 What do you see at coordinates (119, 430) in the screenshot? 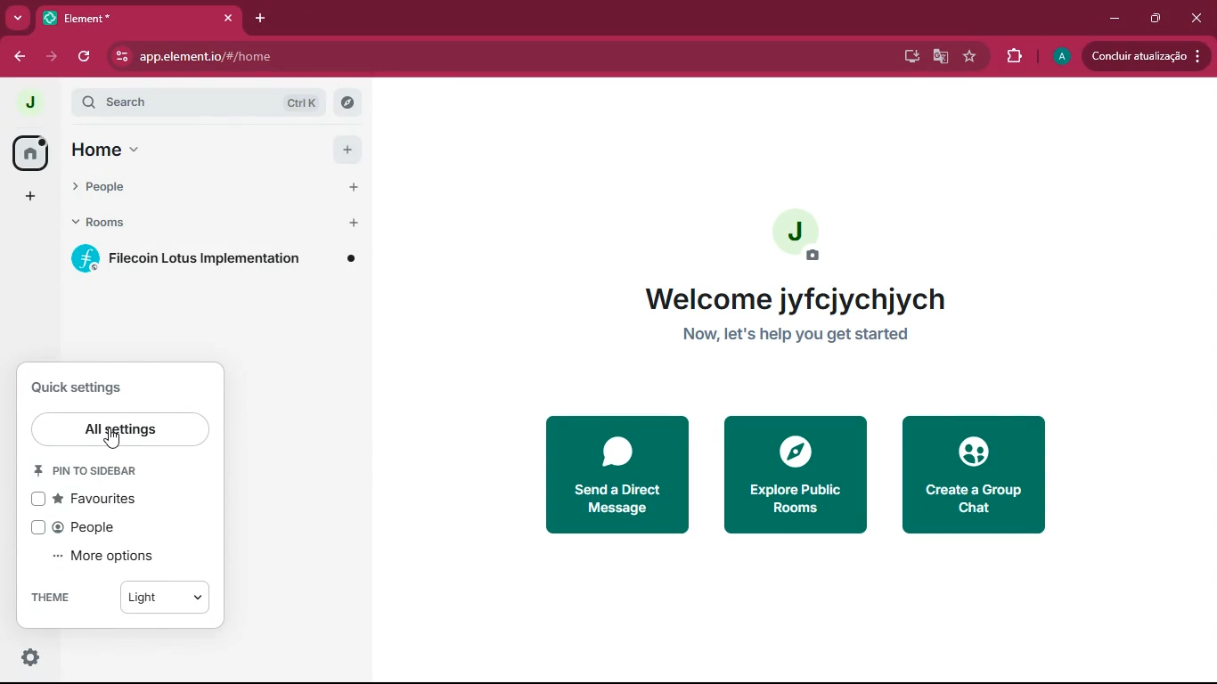
I see `all settings` at bounding box center [119, 430].